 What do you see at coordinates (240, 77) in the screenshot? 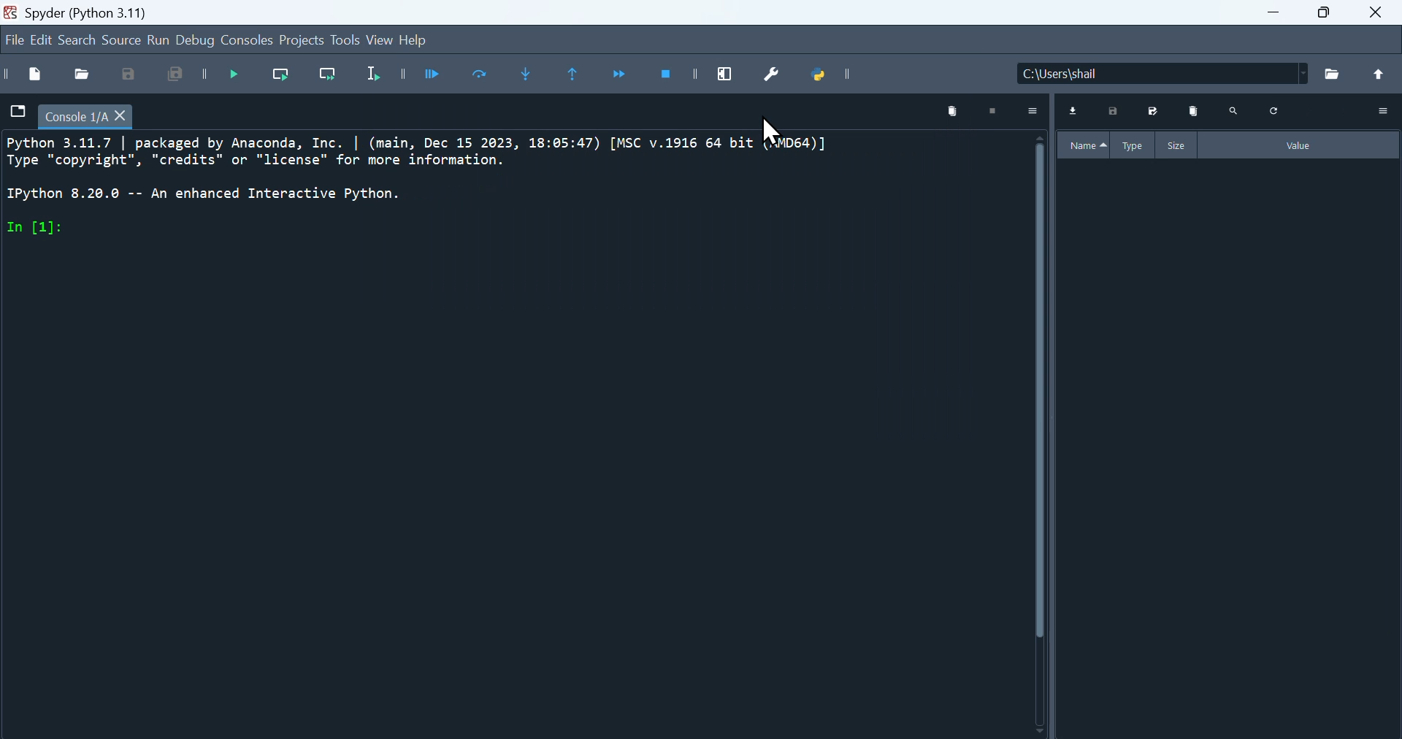
I see `Debug file` at bounding box center [240, 77].